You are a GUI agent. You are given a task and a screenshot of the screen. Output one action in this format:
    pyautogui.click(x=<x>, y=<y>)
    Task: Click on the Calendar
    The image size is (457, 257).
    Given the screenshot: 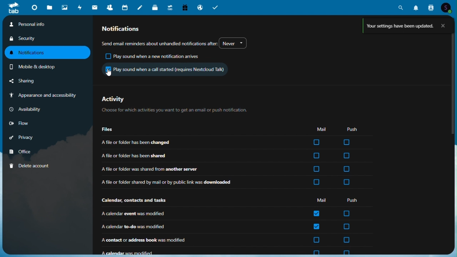 What is the action you would take?
    pyautogui.click(x=126, y=7)
    